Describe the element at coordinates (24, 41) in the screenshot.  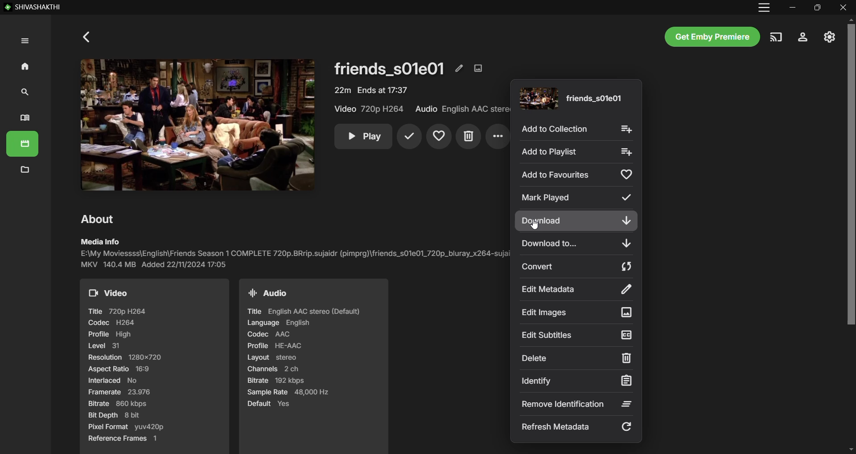
I see `Expand` at that location.